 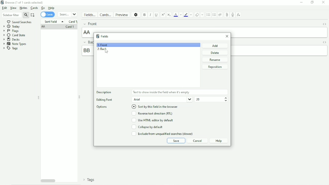 I want to click on Saved Searches, so click(x=20, y=22).